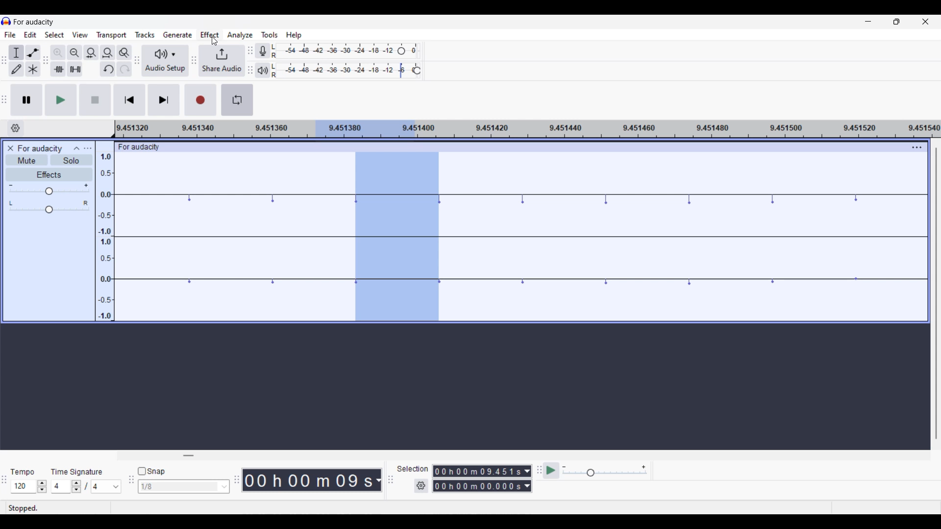 The width and height of the screenshot is (941, 529). What do you see at coordinates (6, 485) in the screenshot?
I see `TIme selection tool bar` at bounding box center [6, 485].